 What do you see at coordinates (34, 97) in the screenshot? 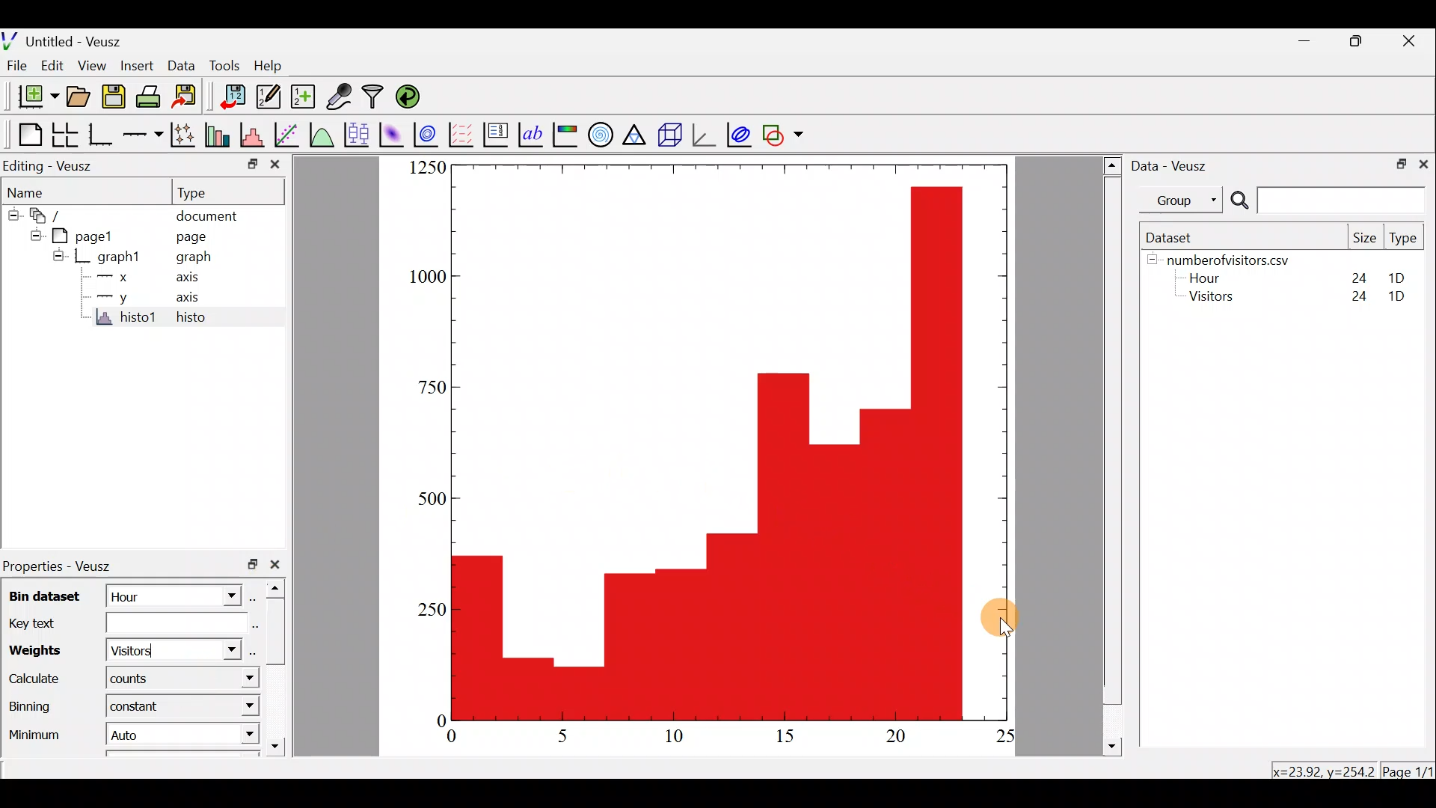
I see `new document` at bounding box center [34, 97].